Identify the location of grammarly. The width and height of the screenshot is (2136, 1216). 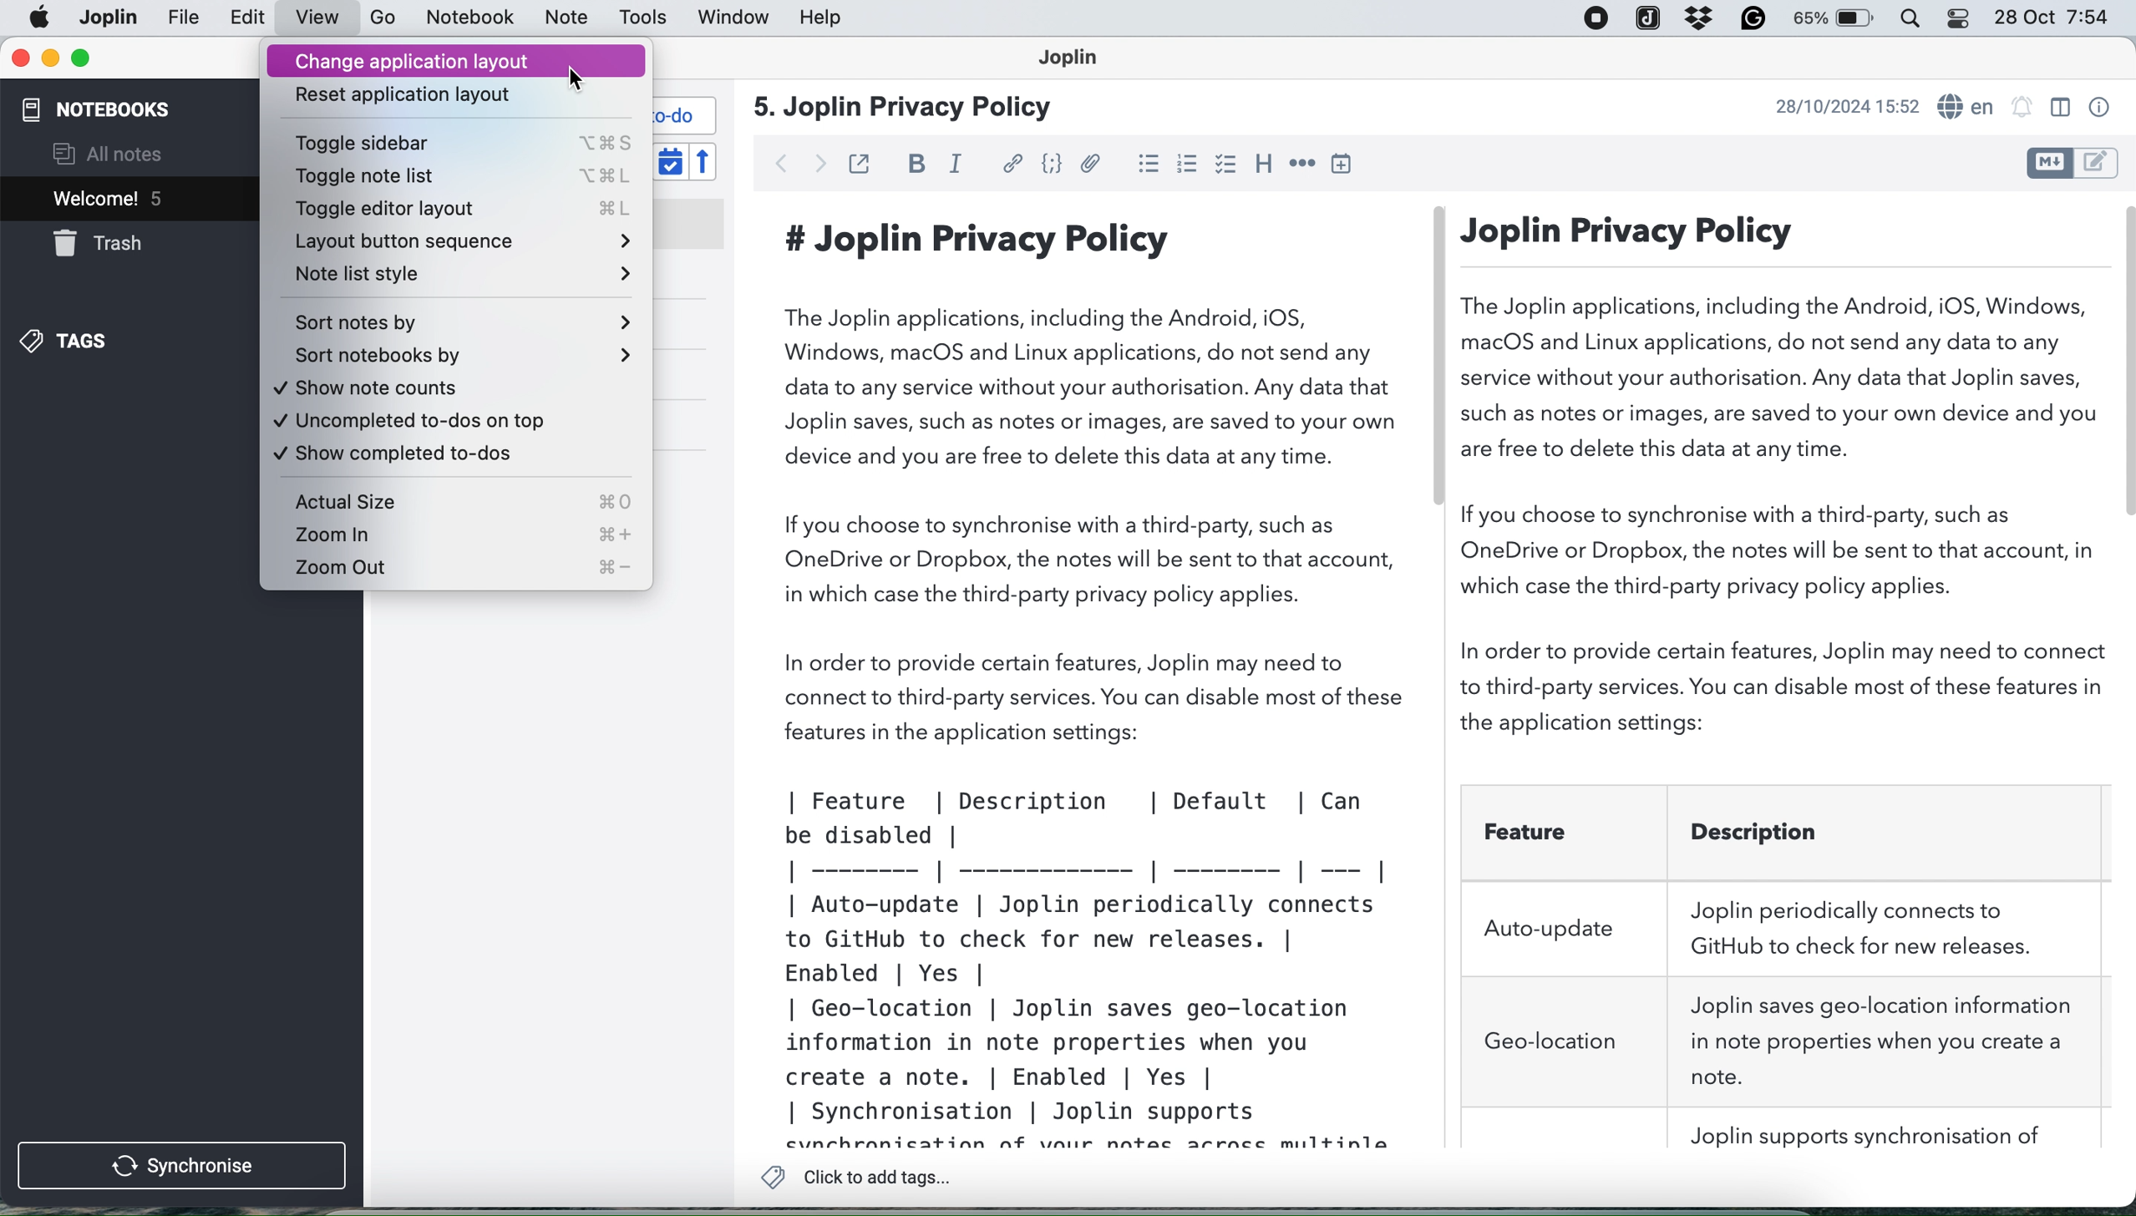
(1753, 20).